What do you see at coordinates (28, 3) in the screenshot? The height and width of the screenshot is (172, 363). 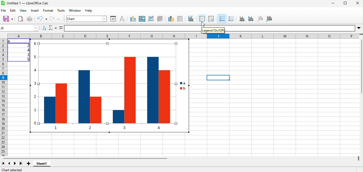 I see `Untitled 1 — LibreOffice Calc` at bounding box center [28, 3].